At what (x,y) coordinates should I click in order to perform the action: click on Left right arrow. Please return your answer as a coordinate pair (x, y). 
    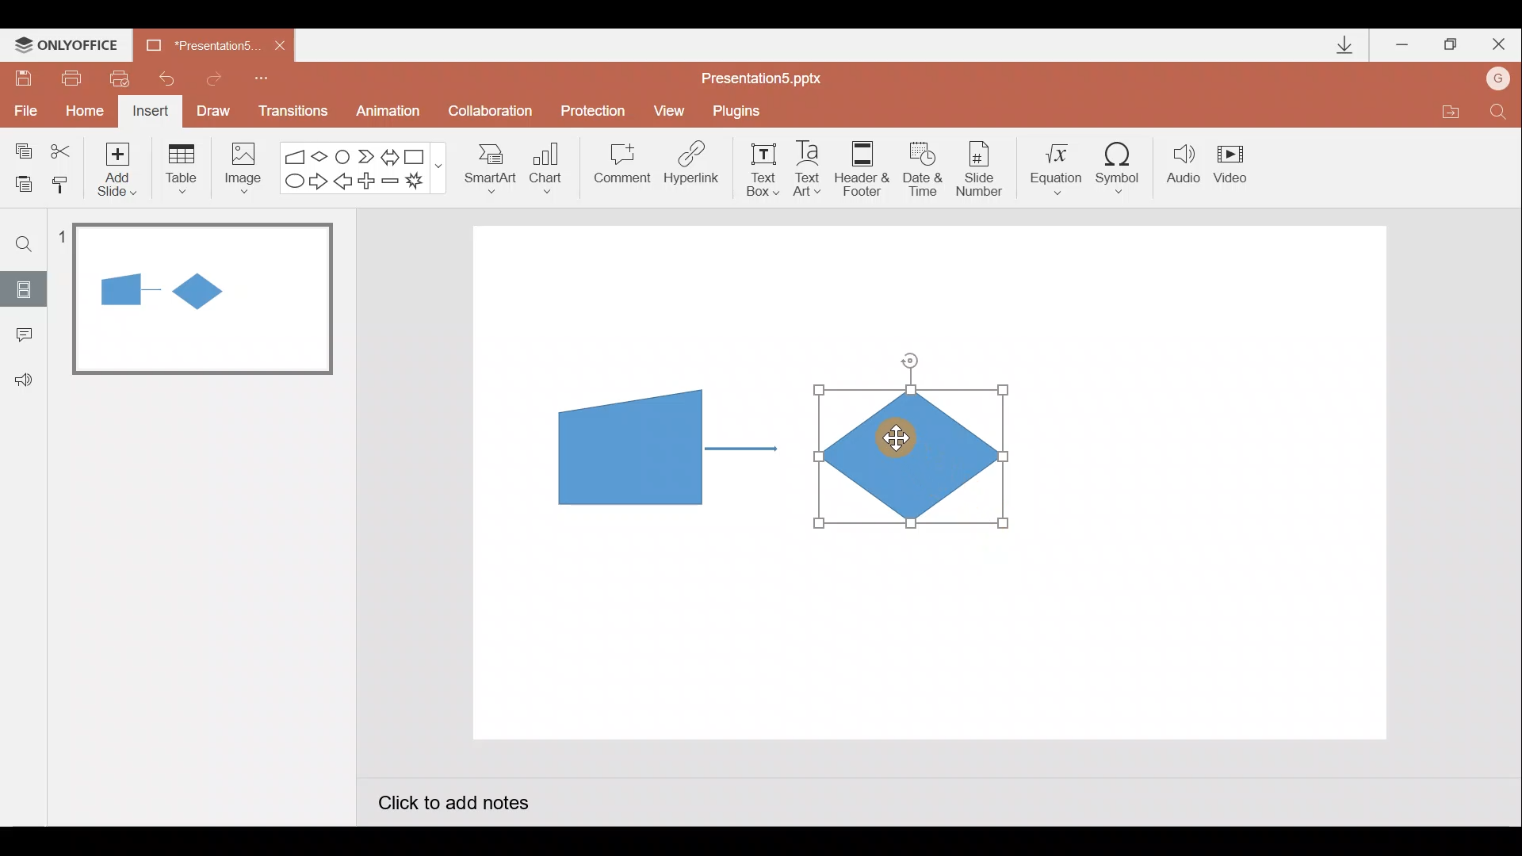
    Looking at the image, I should click on (392, 154).